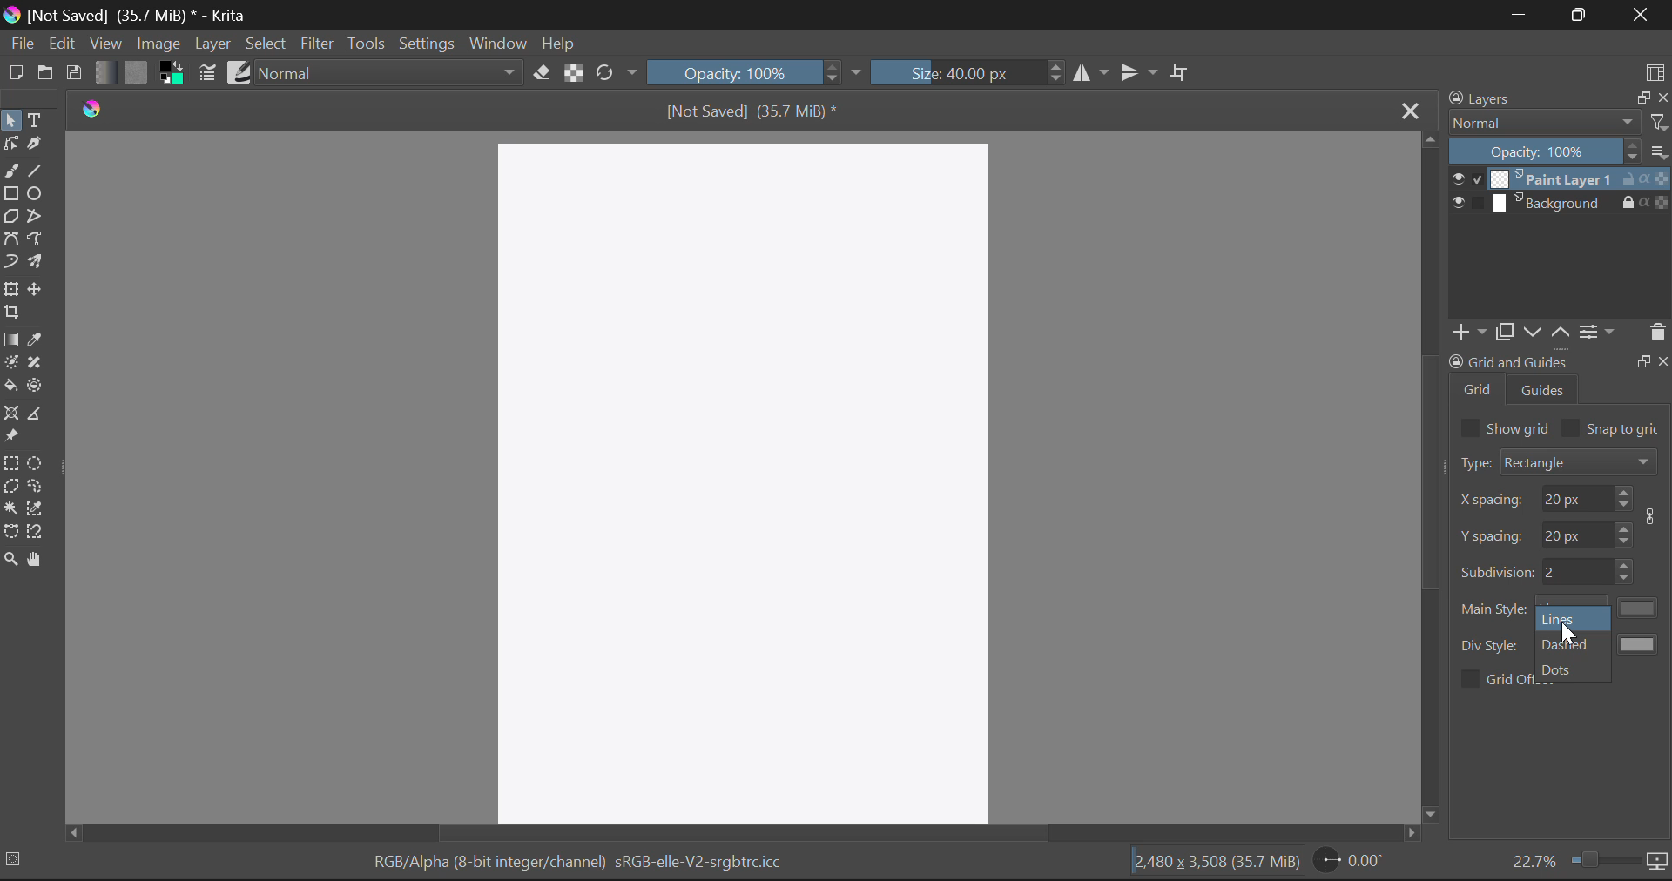 This screenshot has width=1672, height=881. I want to click on Cursor Position, so click(1566, 633).